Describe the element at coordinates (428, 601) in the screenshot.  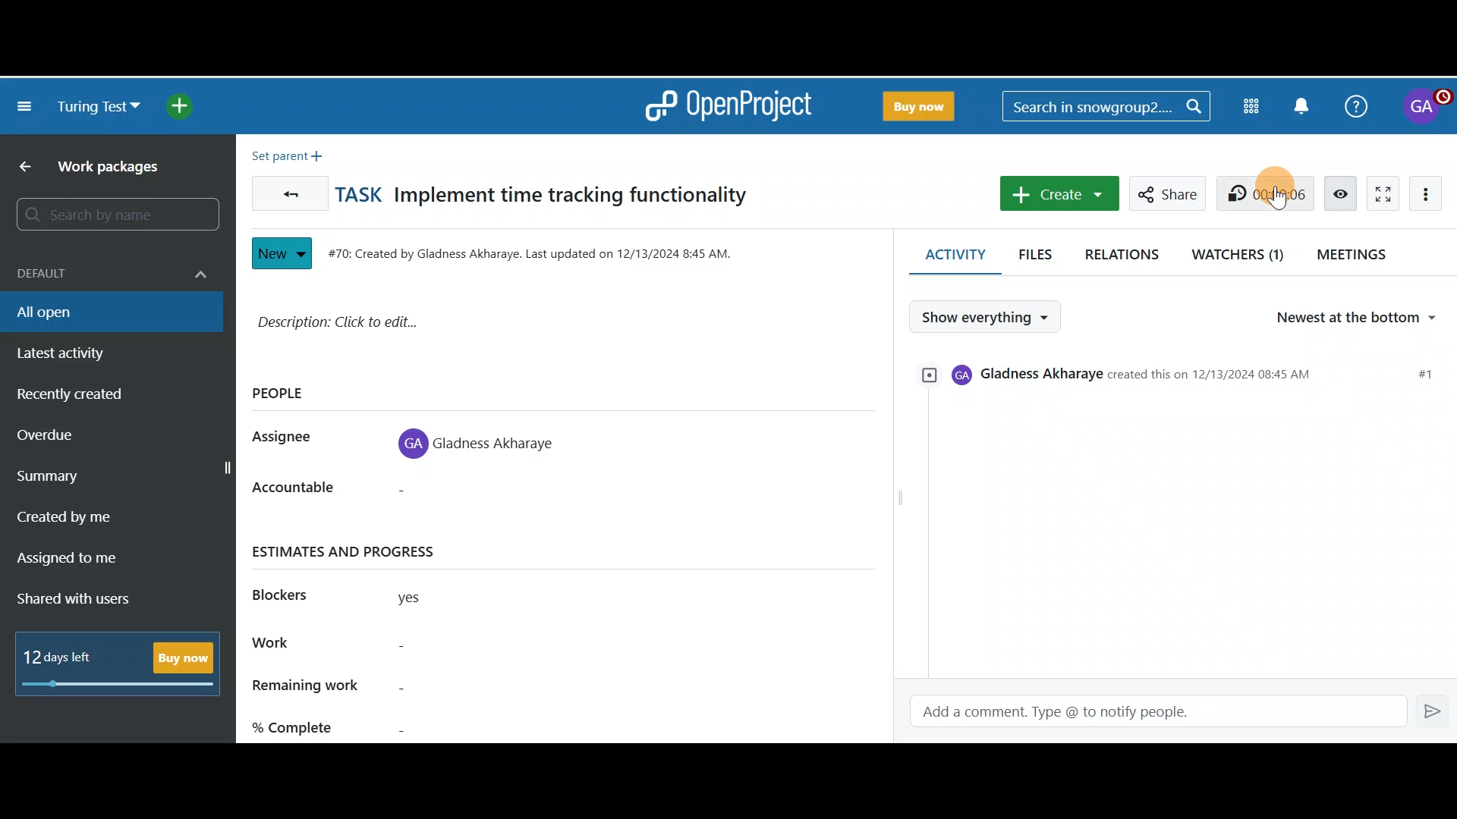
I see `yes` at that location.